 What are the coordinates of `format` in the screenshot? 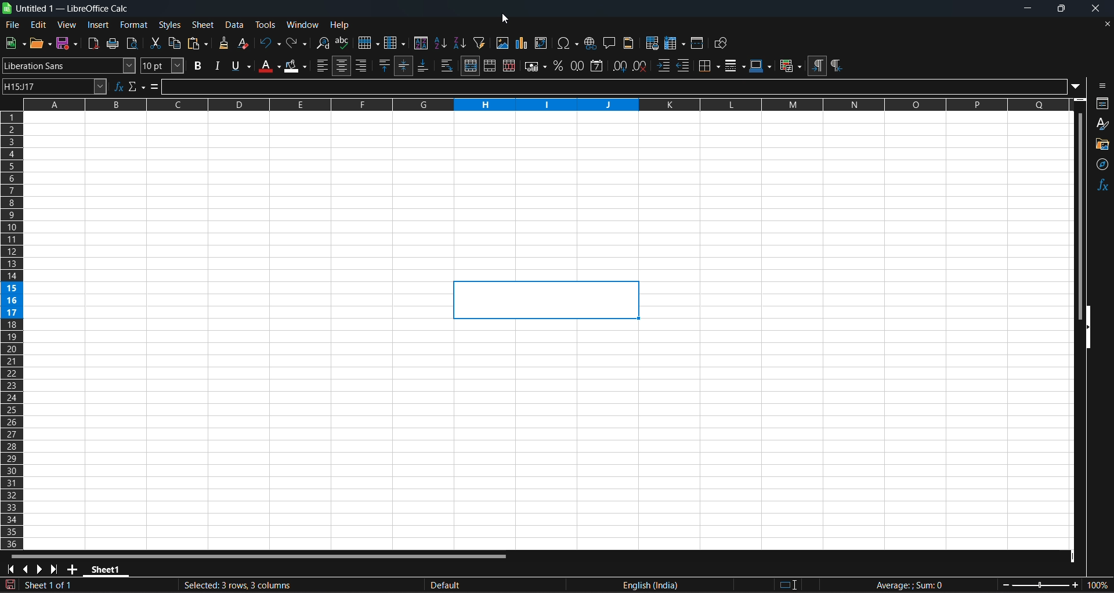 It's located at (135, 25).